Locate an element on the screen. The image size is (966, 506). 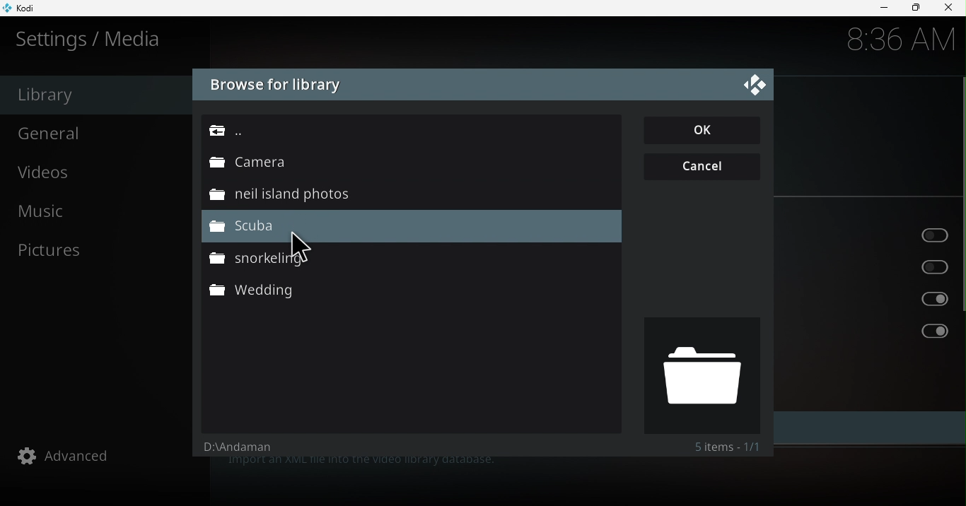
Items is located at coordinates (726, 447).